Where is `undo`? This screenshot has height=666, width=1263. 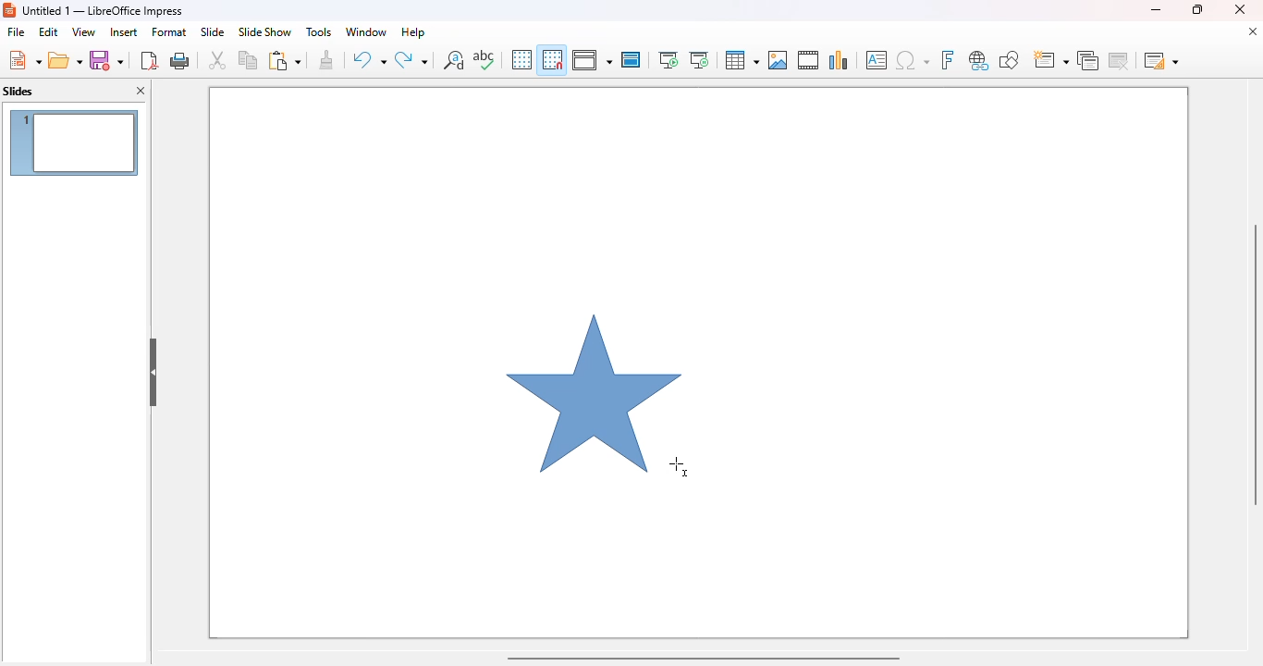 undo is located at coordinates (369, 60).